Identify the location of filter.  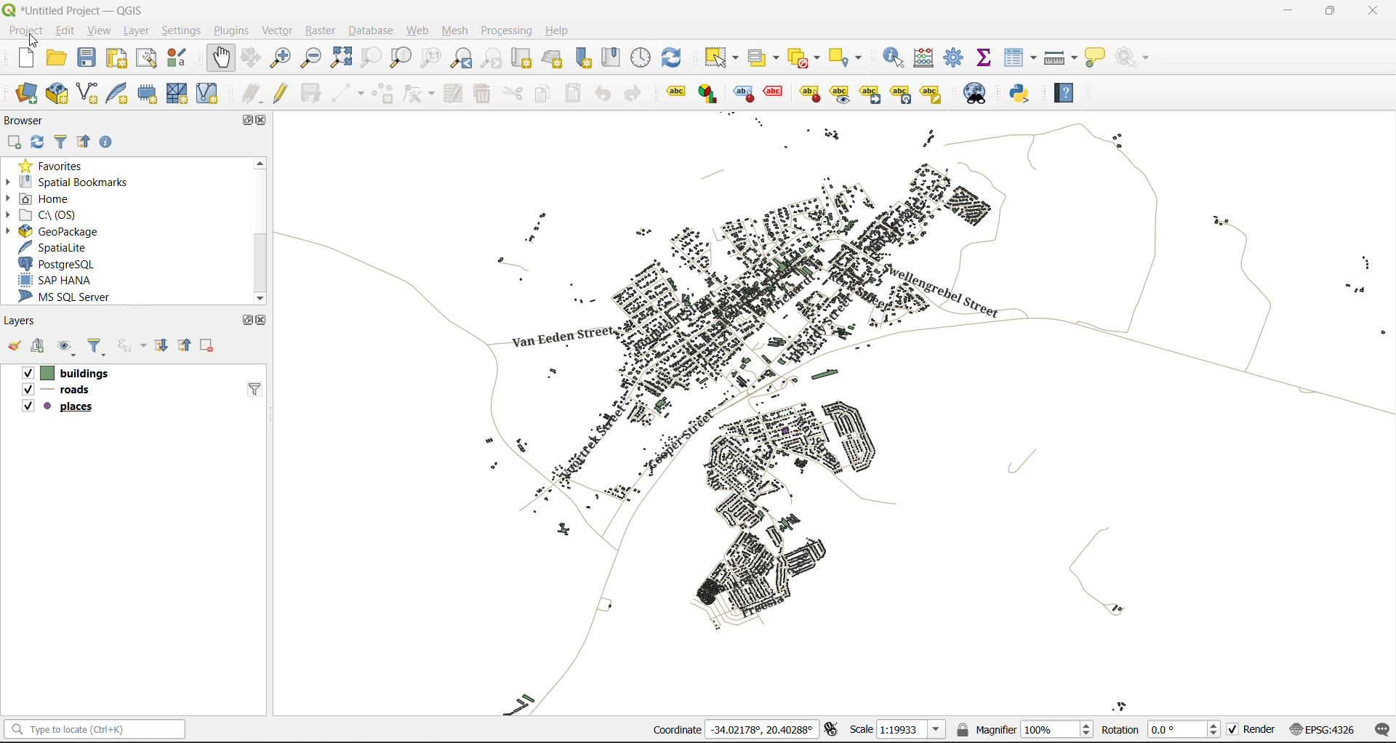
(96, 349).